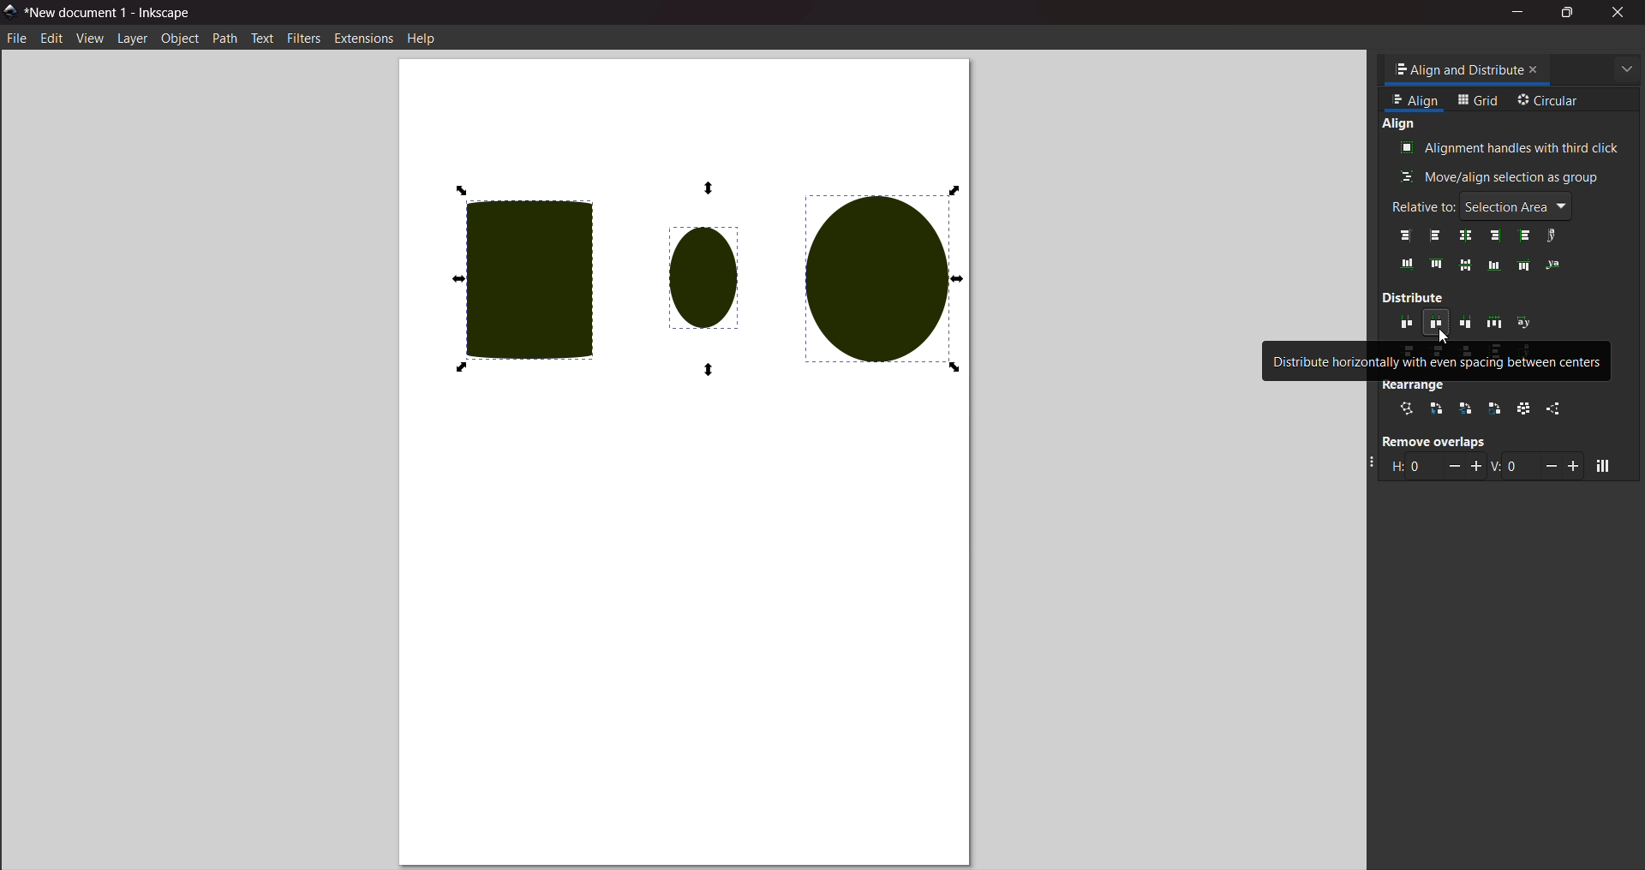  I want to click on distribute horizontlly with even spaces between left edges, so click(1404, 322).